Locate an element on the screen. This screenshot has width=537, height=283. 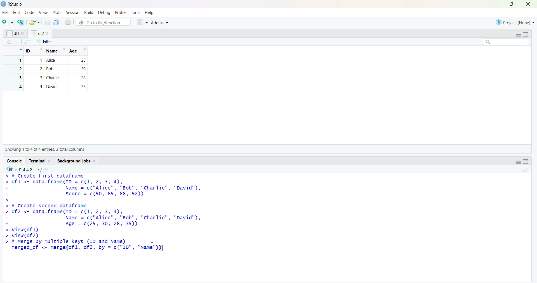
profile is located at coordinates (121, 13).